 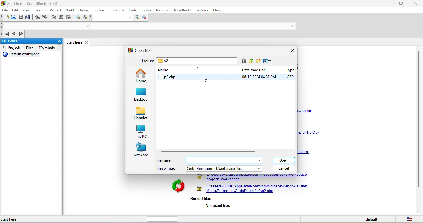 I want to click on doxyblocks, so click(x=182, y=11).